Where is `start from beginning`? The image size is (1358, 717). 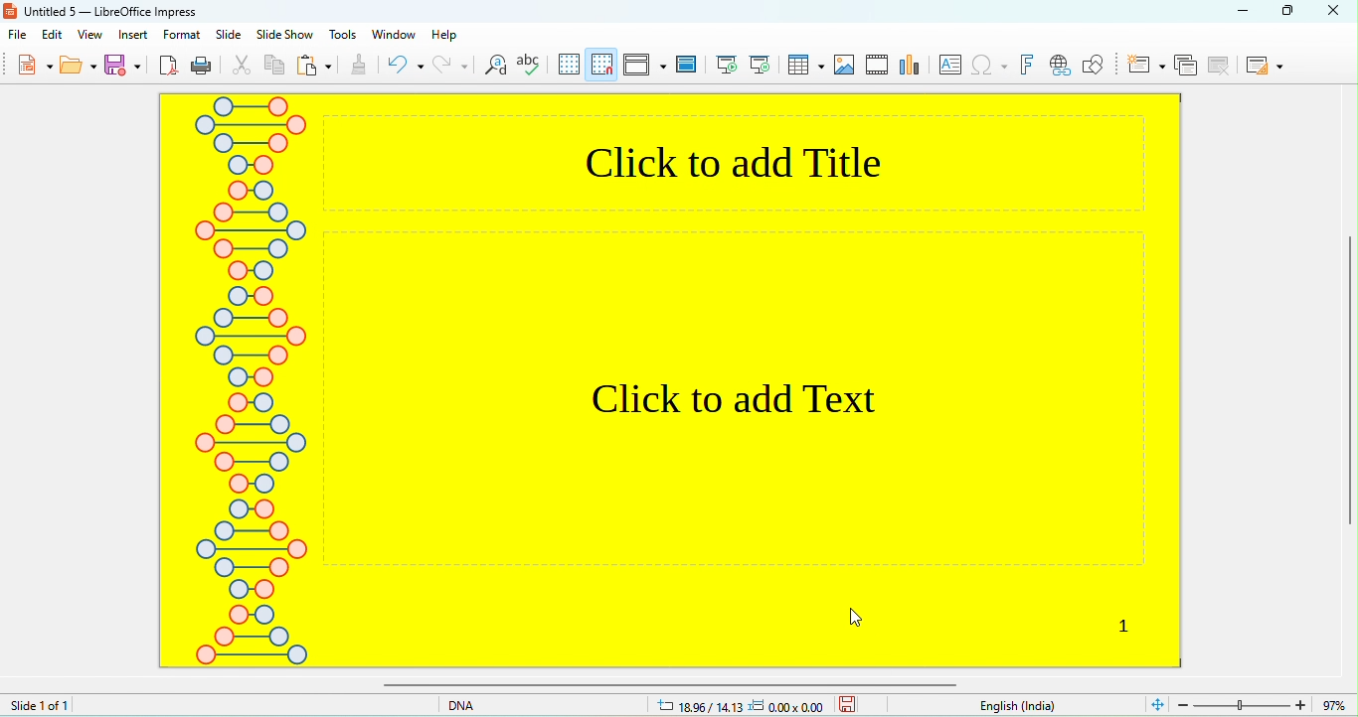 start from beginning is located at coordinates (728, 65).